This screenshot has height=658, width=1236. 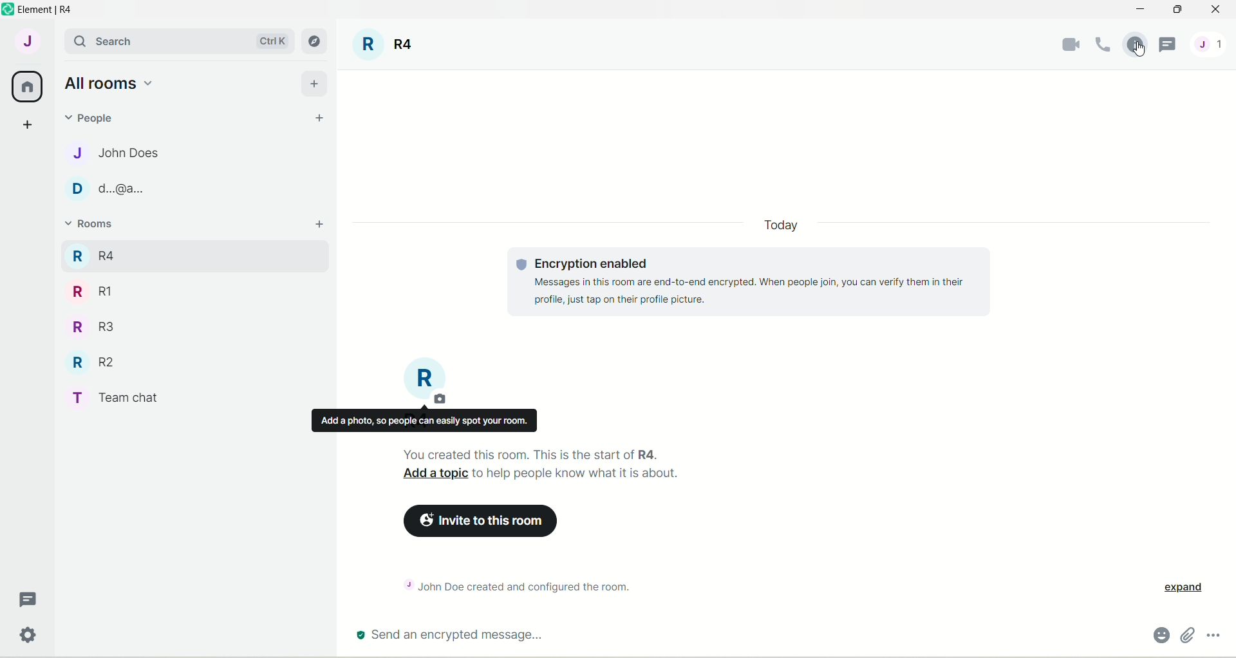 I want to click on threads, so click(x=1169, y=46).